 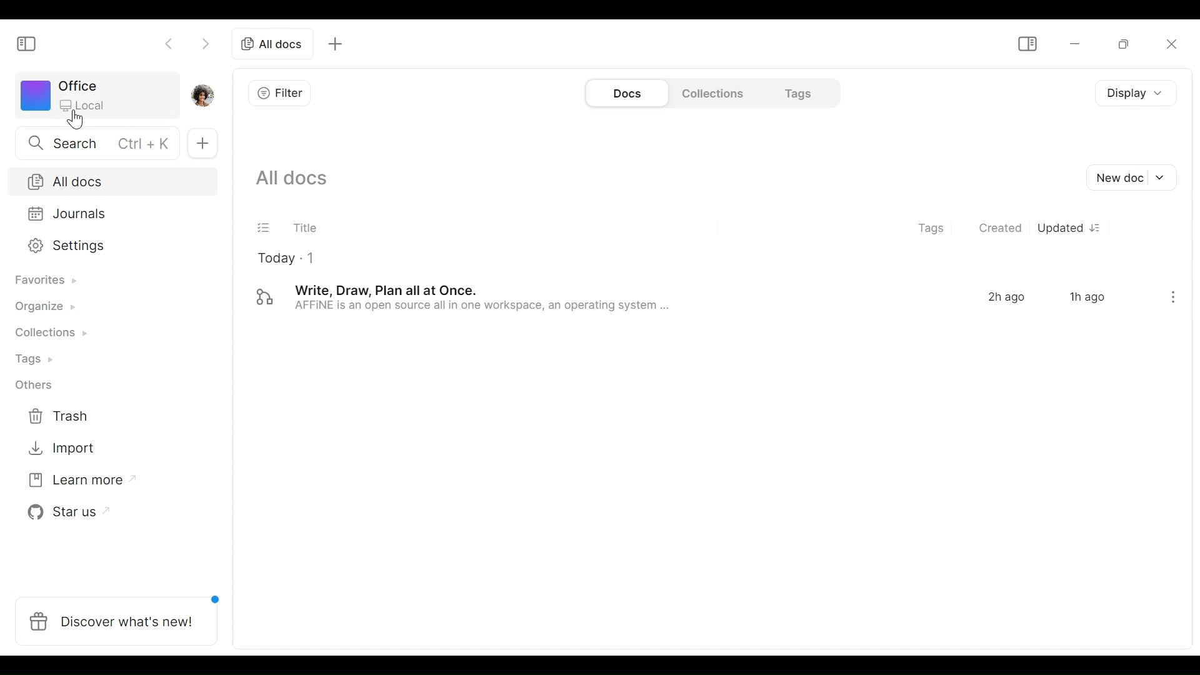 What do you see at coordinates (275, 42) in the screenshot?
I see `All documents` at bounding box center [275, 42].